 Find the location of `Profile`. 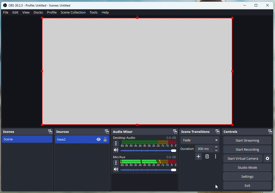

Profile is located at coordinates (52, 12).